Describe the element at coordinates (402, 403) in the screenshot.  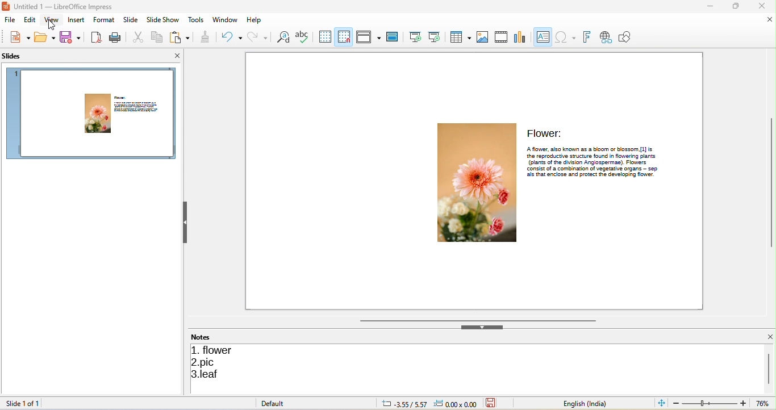
I see `-3.55/5.57` at that location.